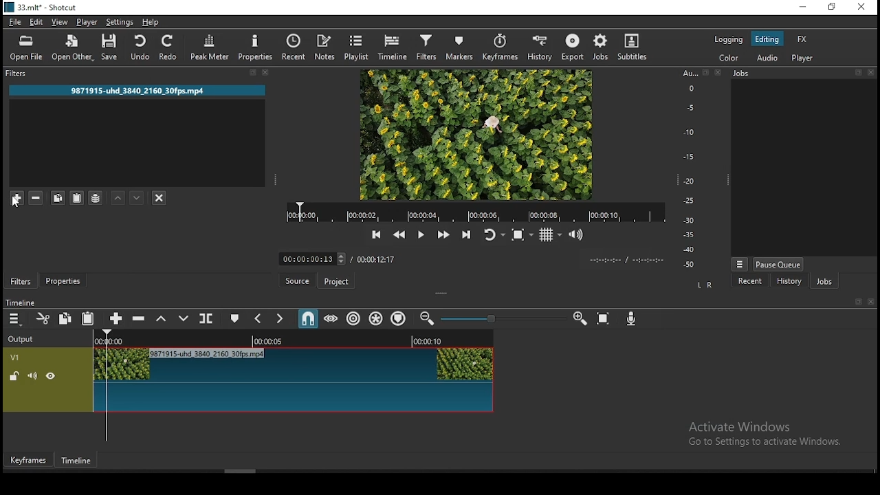 The width and height of the screenshot is (880, 495). Describe the element at coordinates (119, 198) in the screenshot. I see `move filter up` at that location.